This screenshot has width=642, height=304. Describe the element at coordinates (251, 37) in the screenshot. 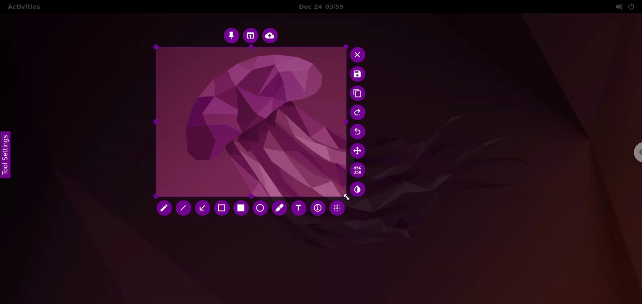

I see `choose app to open` at that location.